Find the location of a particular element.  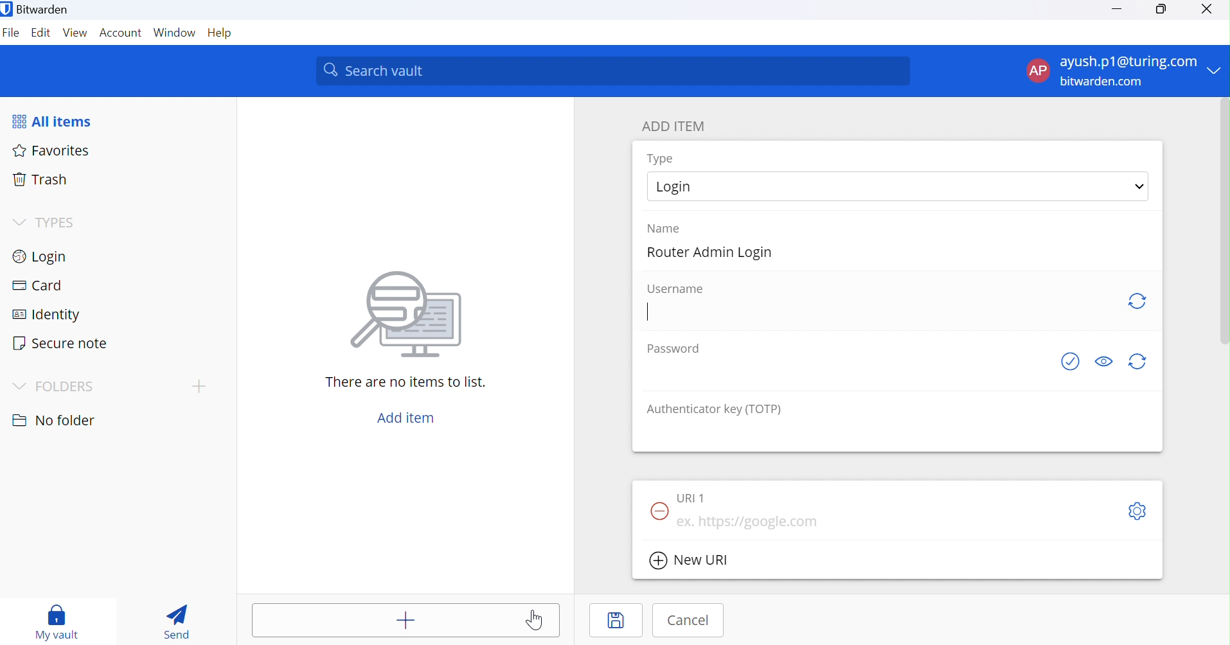

Close is located at coordinates (1208, 10).